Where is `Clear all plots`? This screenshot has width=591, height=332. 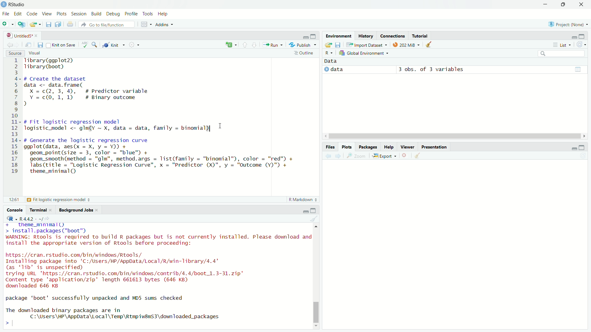
Clear all plots is located at coordinates (418, 155).